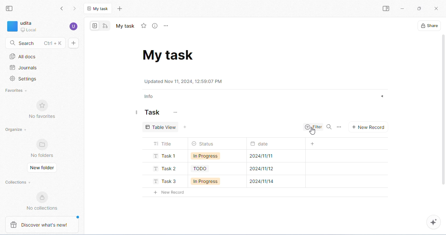 The height and width of the screenshot is (235, 446). What do you see at coordinates (174, 113) in the screenshot?
I see `customize task` at bounding box center [174, 113].